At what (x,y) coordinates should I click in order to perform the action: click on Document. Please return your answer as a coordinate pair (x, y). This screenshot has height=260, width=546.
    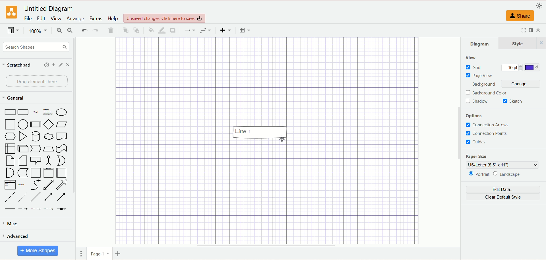
    Looking at the image, I should click on (62, 136).